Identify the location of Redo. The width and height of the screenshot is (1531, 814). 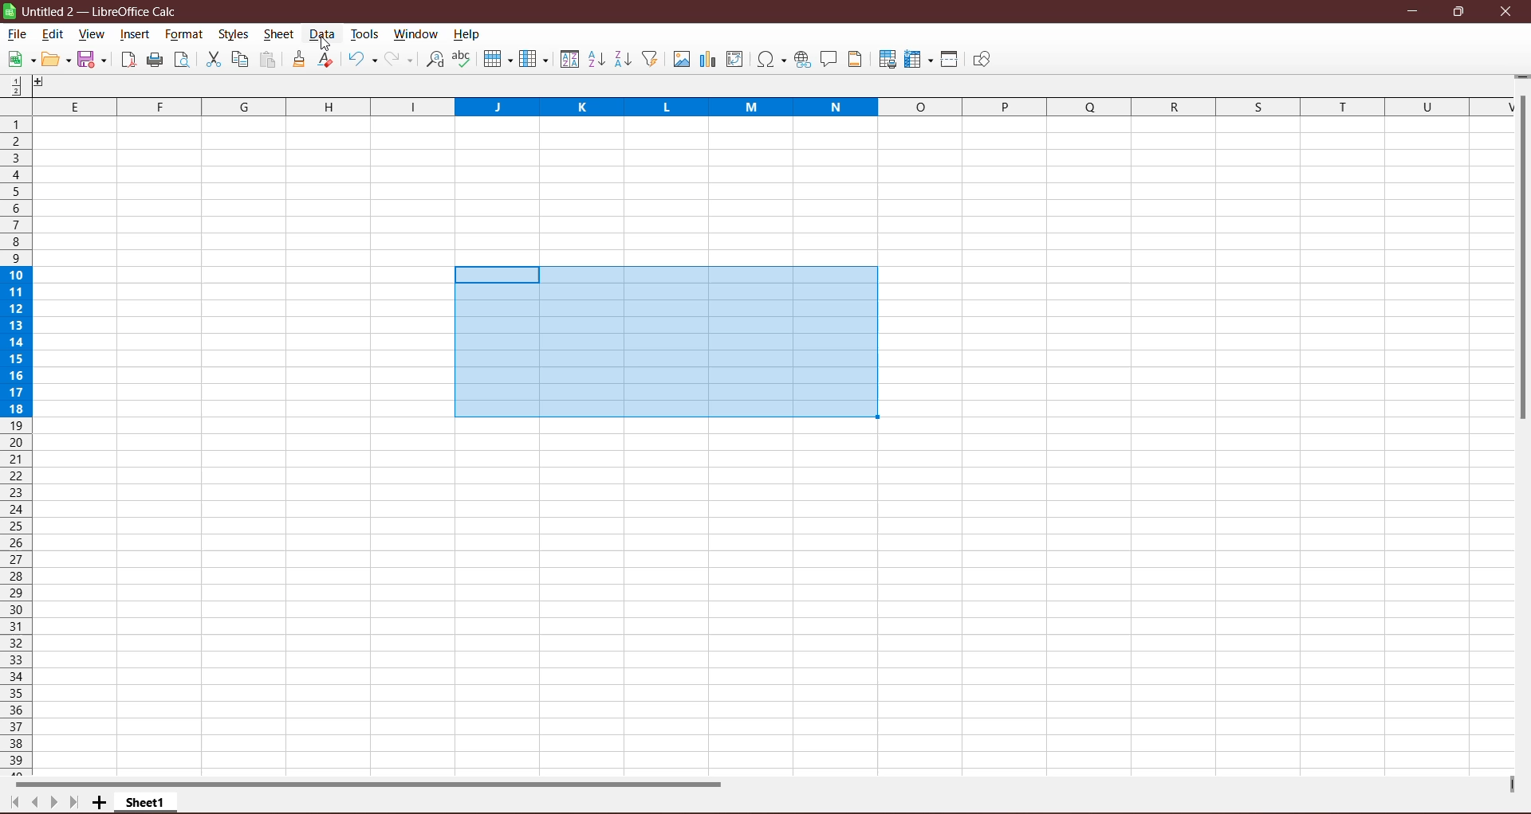
(400, 59).